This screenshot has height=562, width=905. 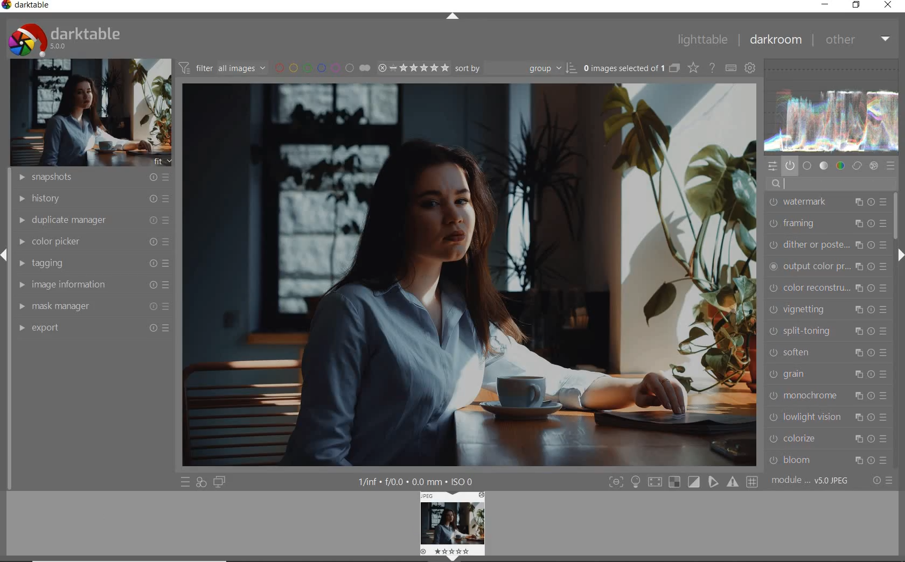 What do you see at coordinates (91, 198) in the screenshot?
I see `history` at bounding box center [91, 198].